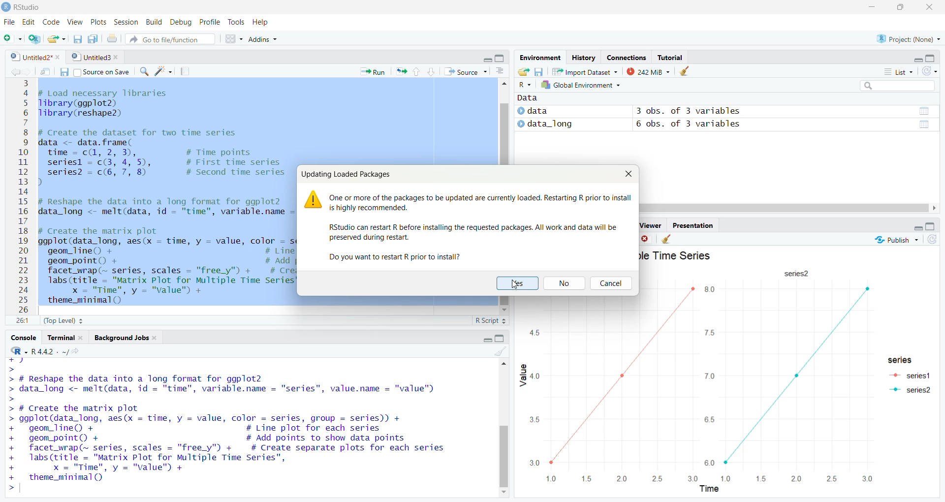 Image resolution: width=945 pixels, height=502 pixels. What do you see at coordinates (126, 338) in the screenshot?
I see `Background Jobs` at bounding box center [126, 338].